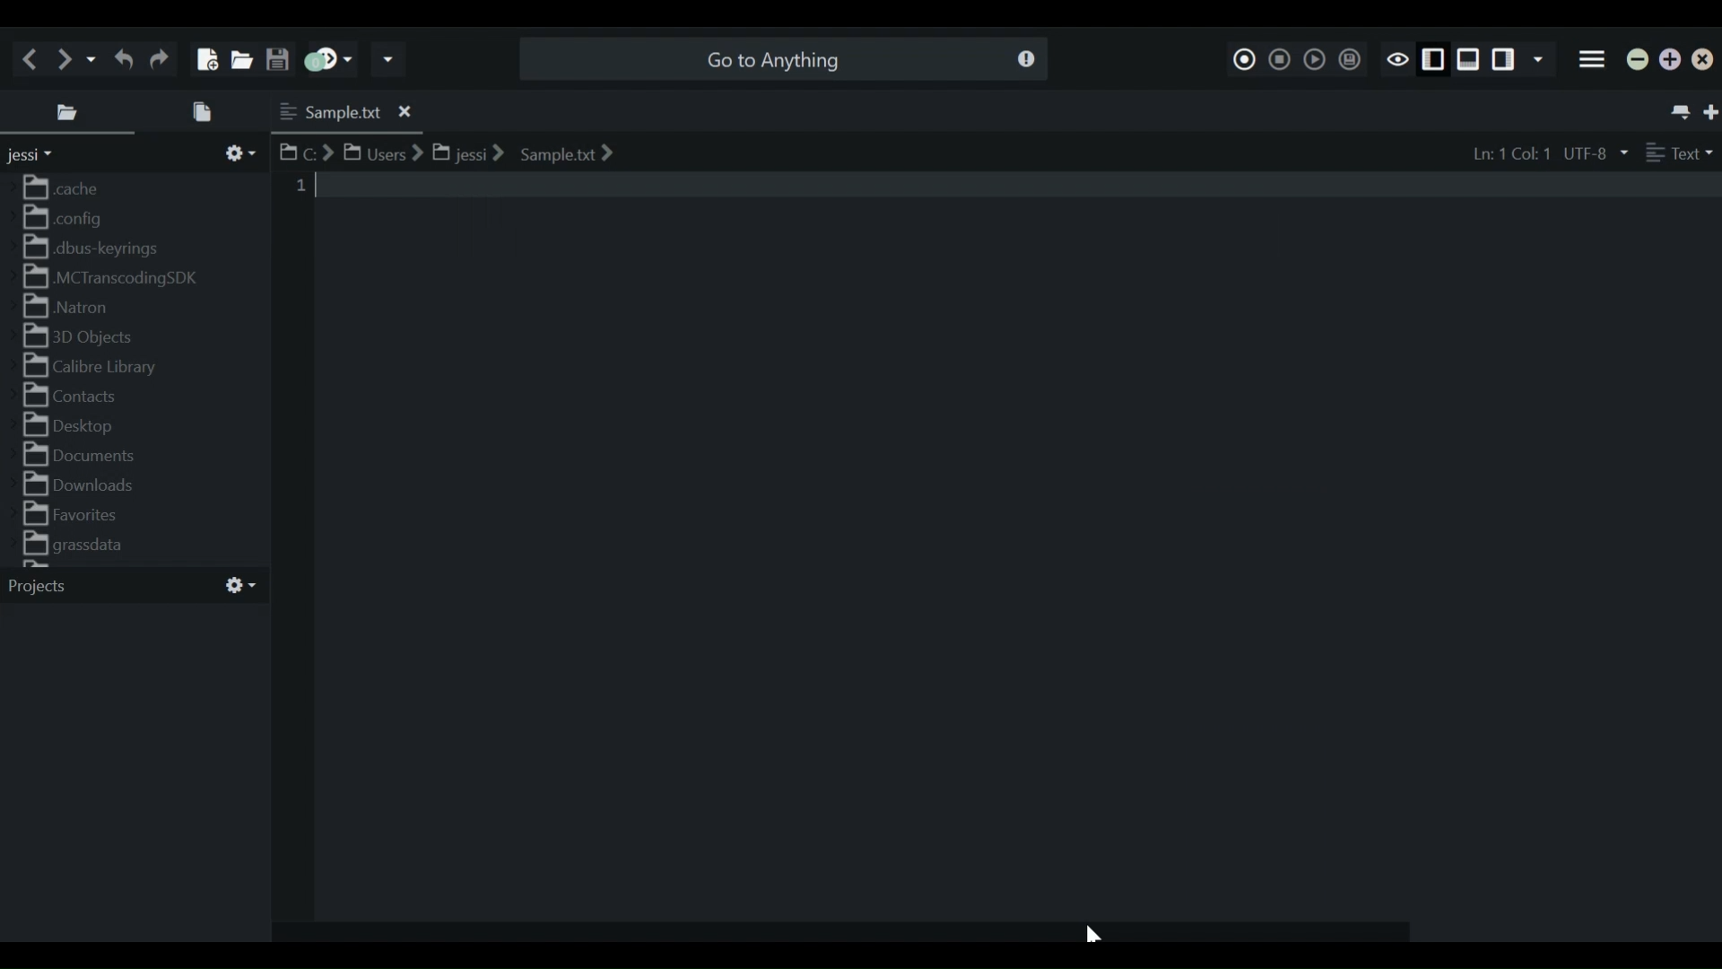 This screenshot has height=969, width=1722. Describe the element at coordinates (121, 58) in the screenshot. I see `undo` at that location.